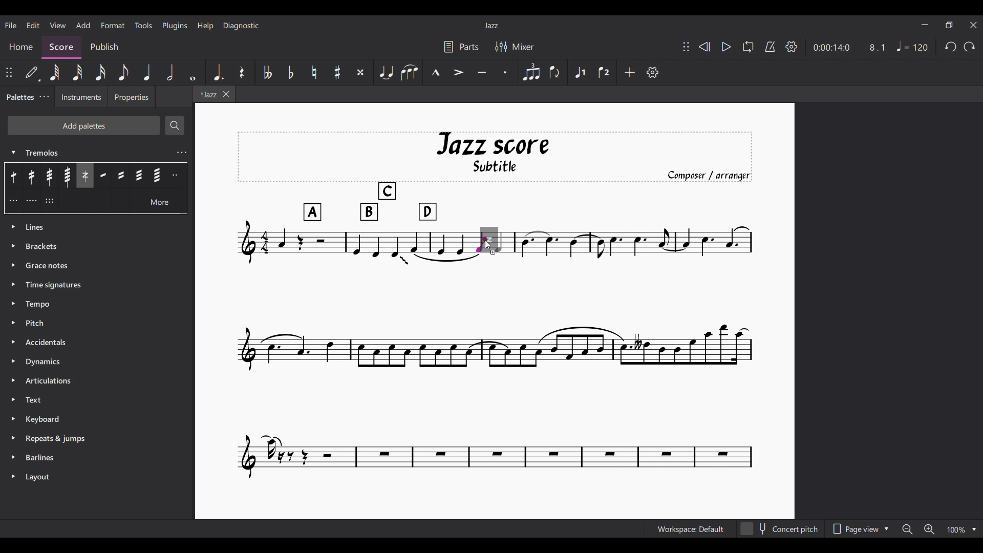 The width and height of the screenshot is (983, 553). What do you see at coordinates (89, 152) in the screenshot?
I see `Tremolos` at bounding box center [89, 152].